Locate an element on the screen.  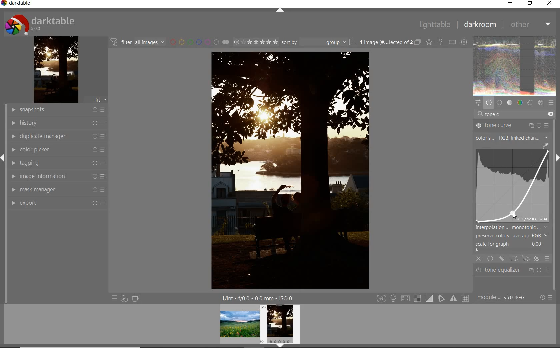
picker tool is located at coordinates (546, 146).